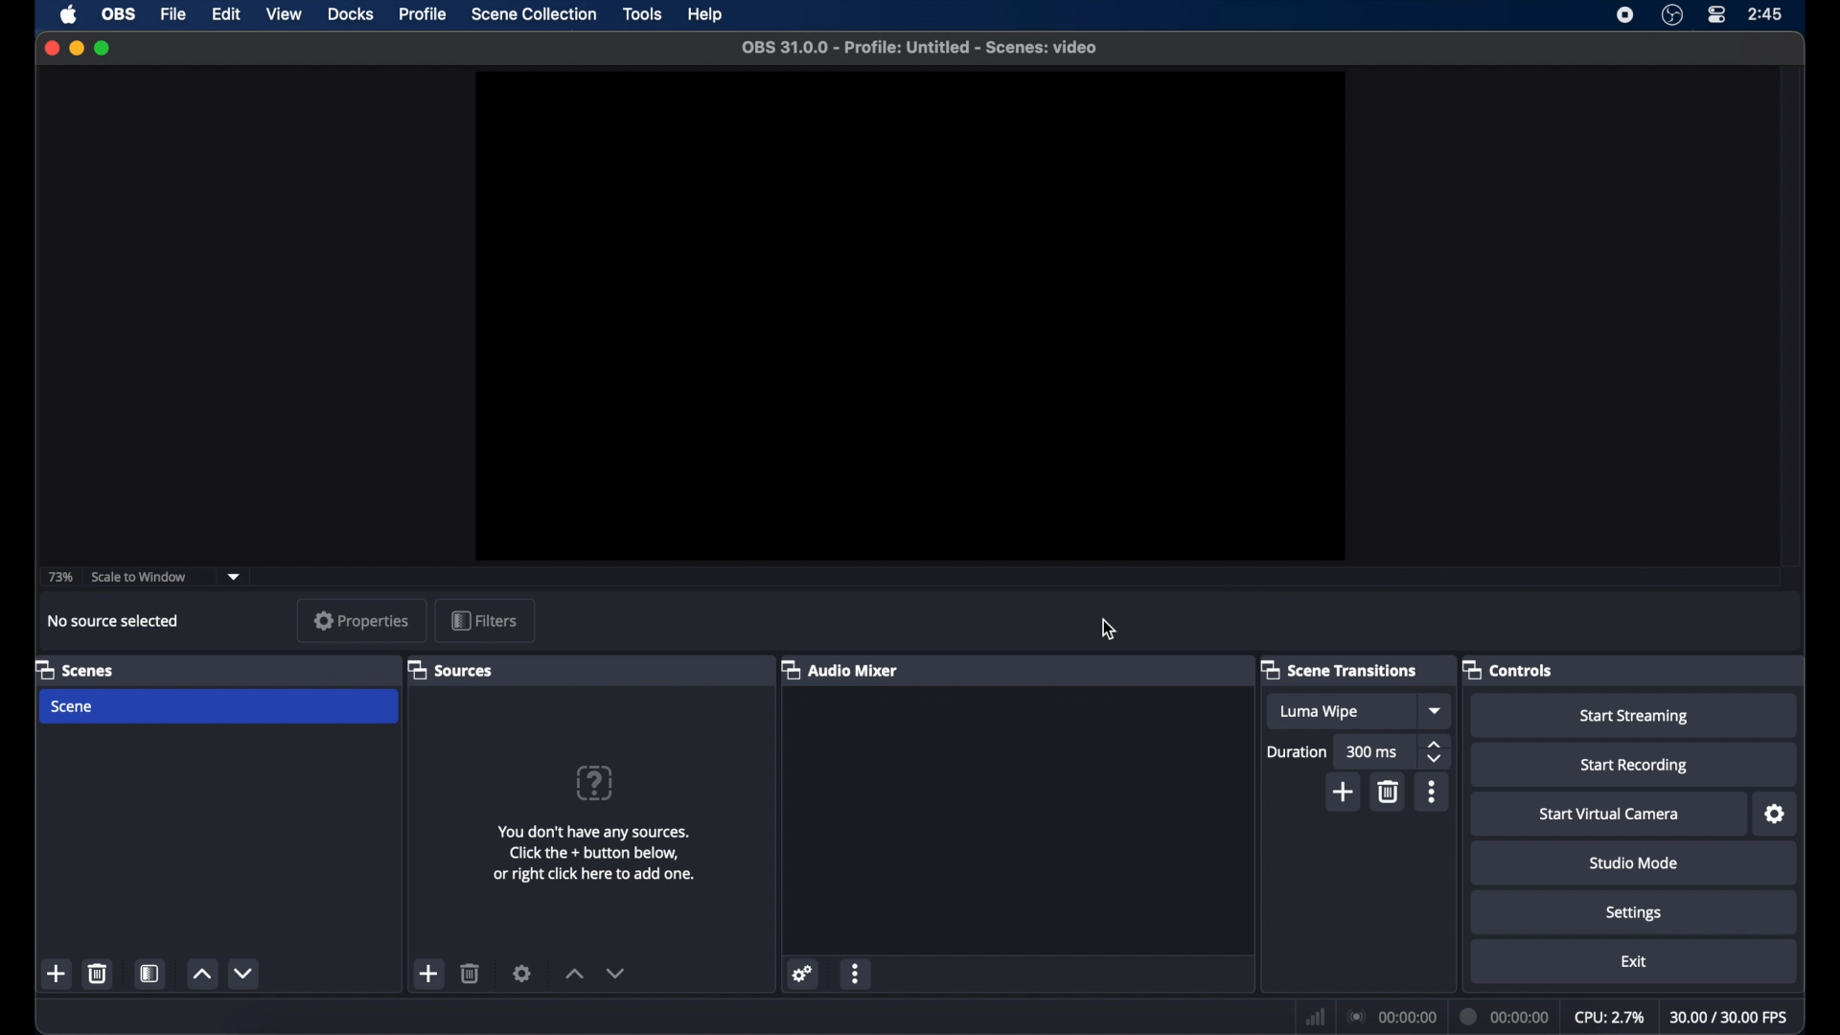 The image size is (1840, 1035). What do you see at coordinates (243, 973) in the screenshot?
I see `decrement` at bounding box center [243, 973].